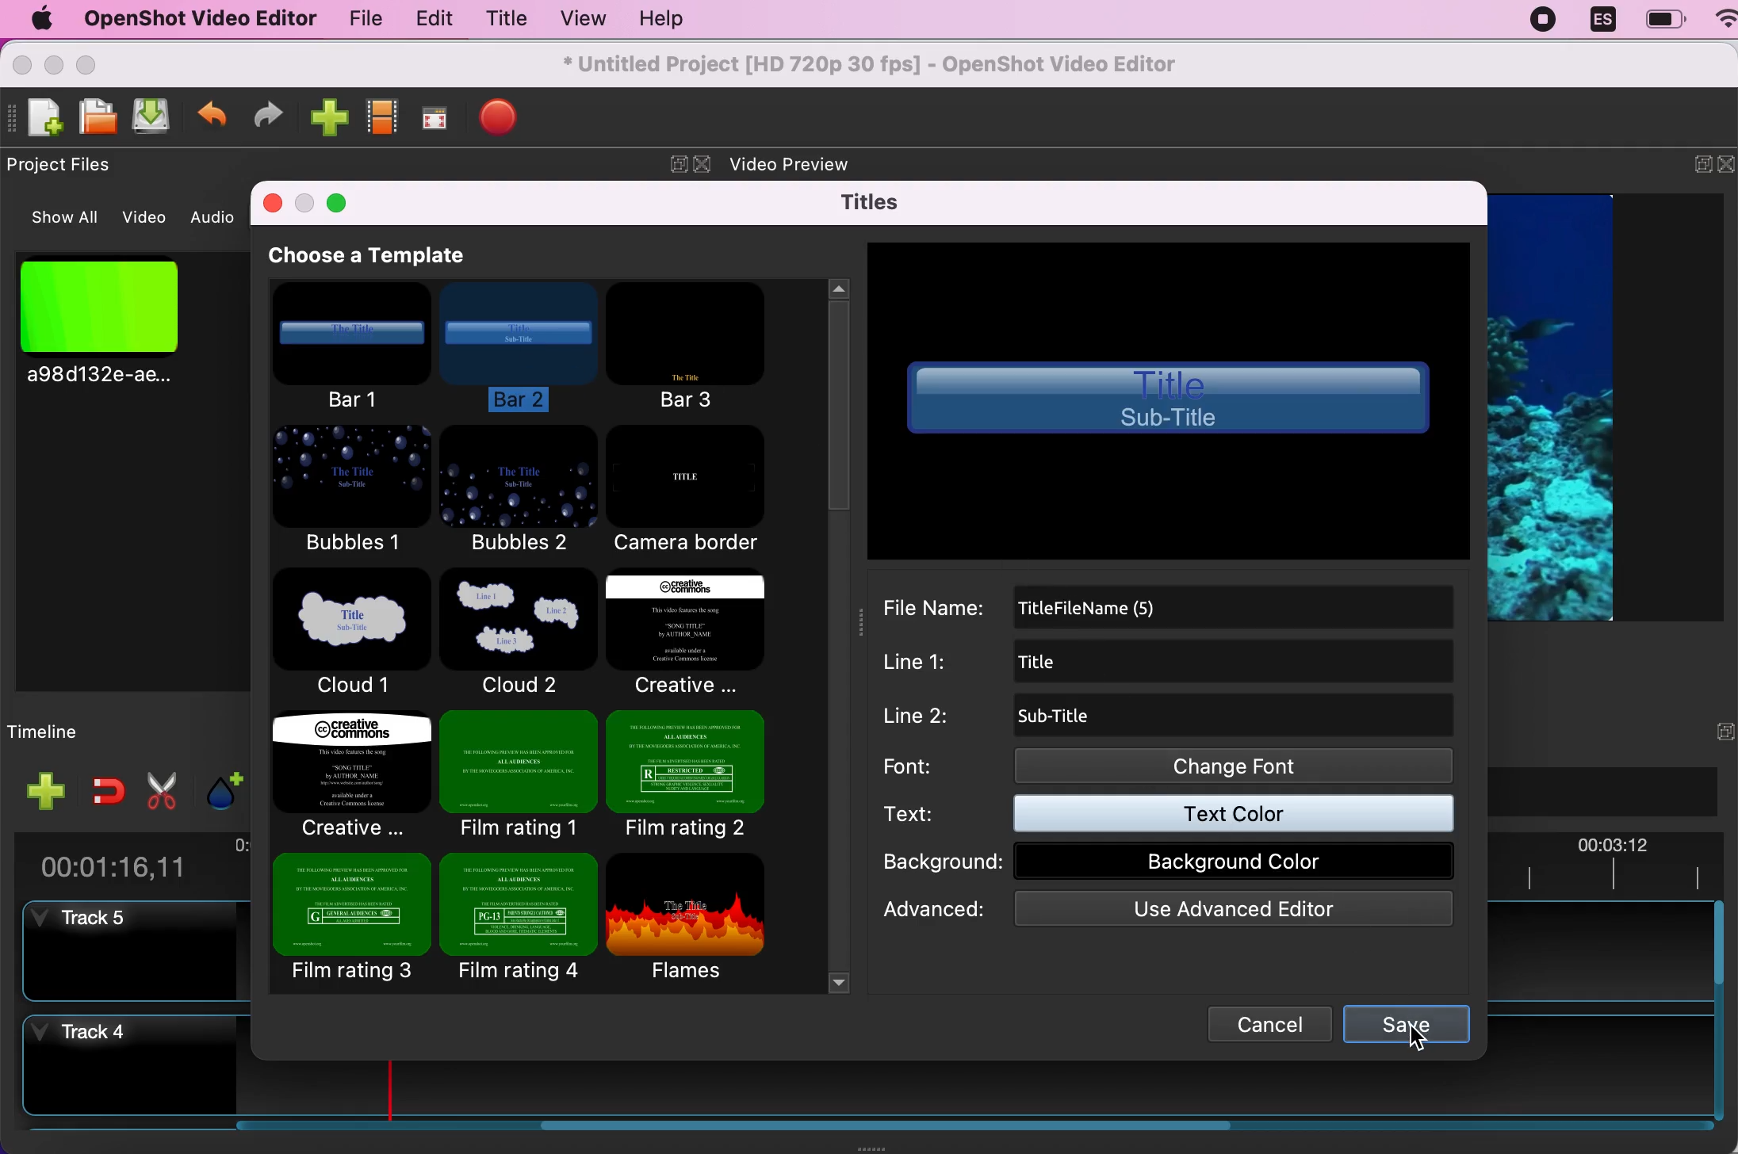  I want to click on save file, so click(155, 118).